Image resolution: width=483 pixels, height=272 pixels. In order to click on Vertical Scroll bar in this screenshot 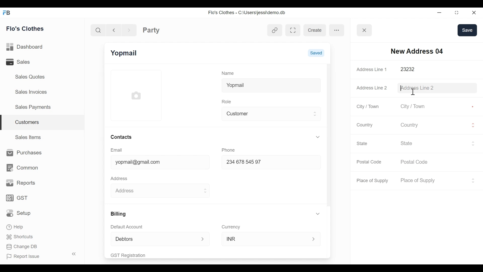, I will do `click(329, 135)`.